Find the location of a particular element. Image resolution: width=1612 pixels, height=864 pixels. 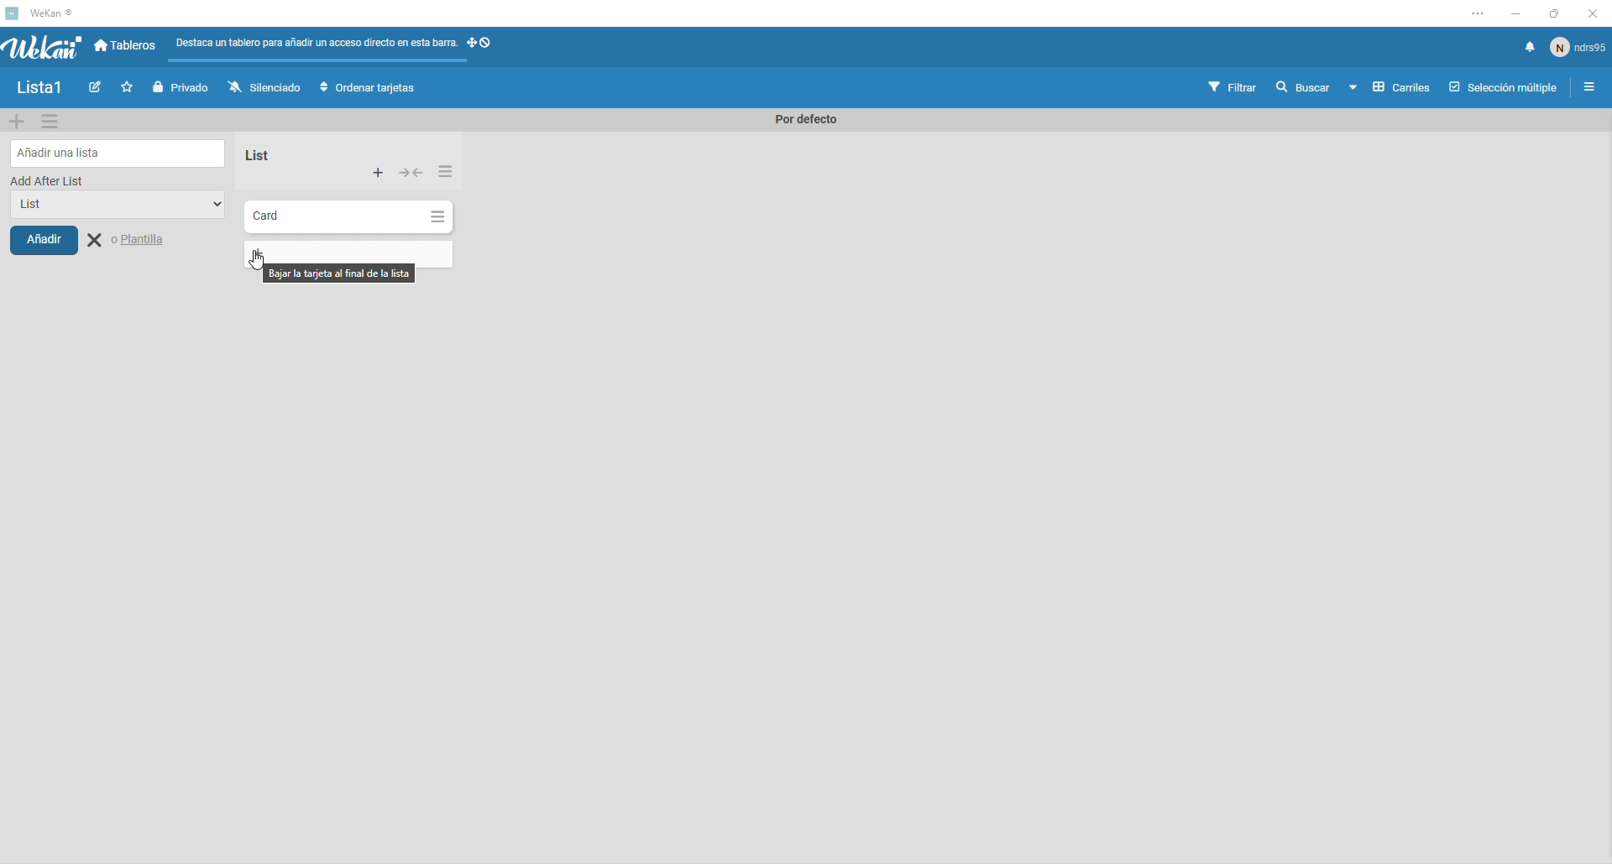

more options is located at coordinates (1480, 13).